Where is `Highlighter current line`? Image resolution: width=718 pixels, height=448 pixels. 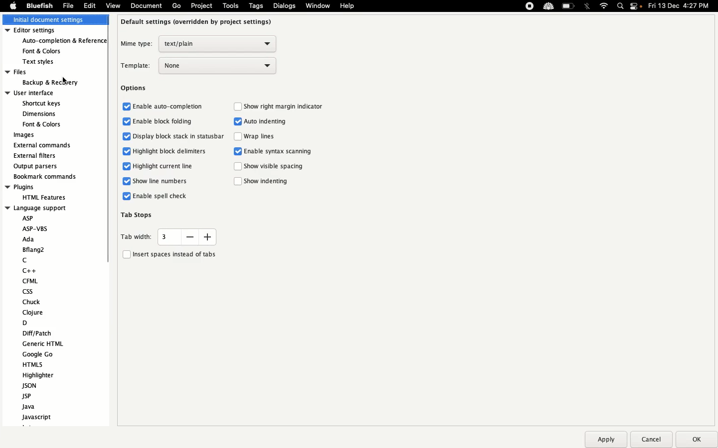 Highlighter current line is located at coordinates (160, 166).